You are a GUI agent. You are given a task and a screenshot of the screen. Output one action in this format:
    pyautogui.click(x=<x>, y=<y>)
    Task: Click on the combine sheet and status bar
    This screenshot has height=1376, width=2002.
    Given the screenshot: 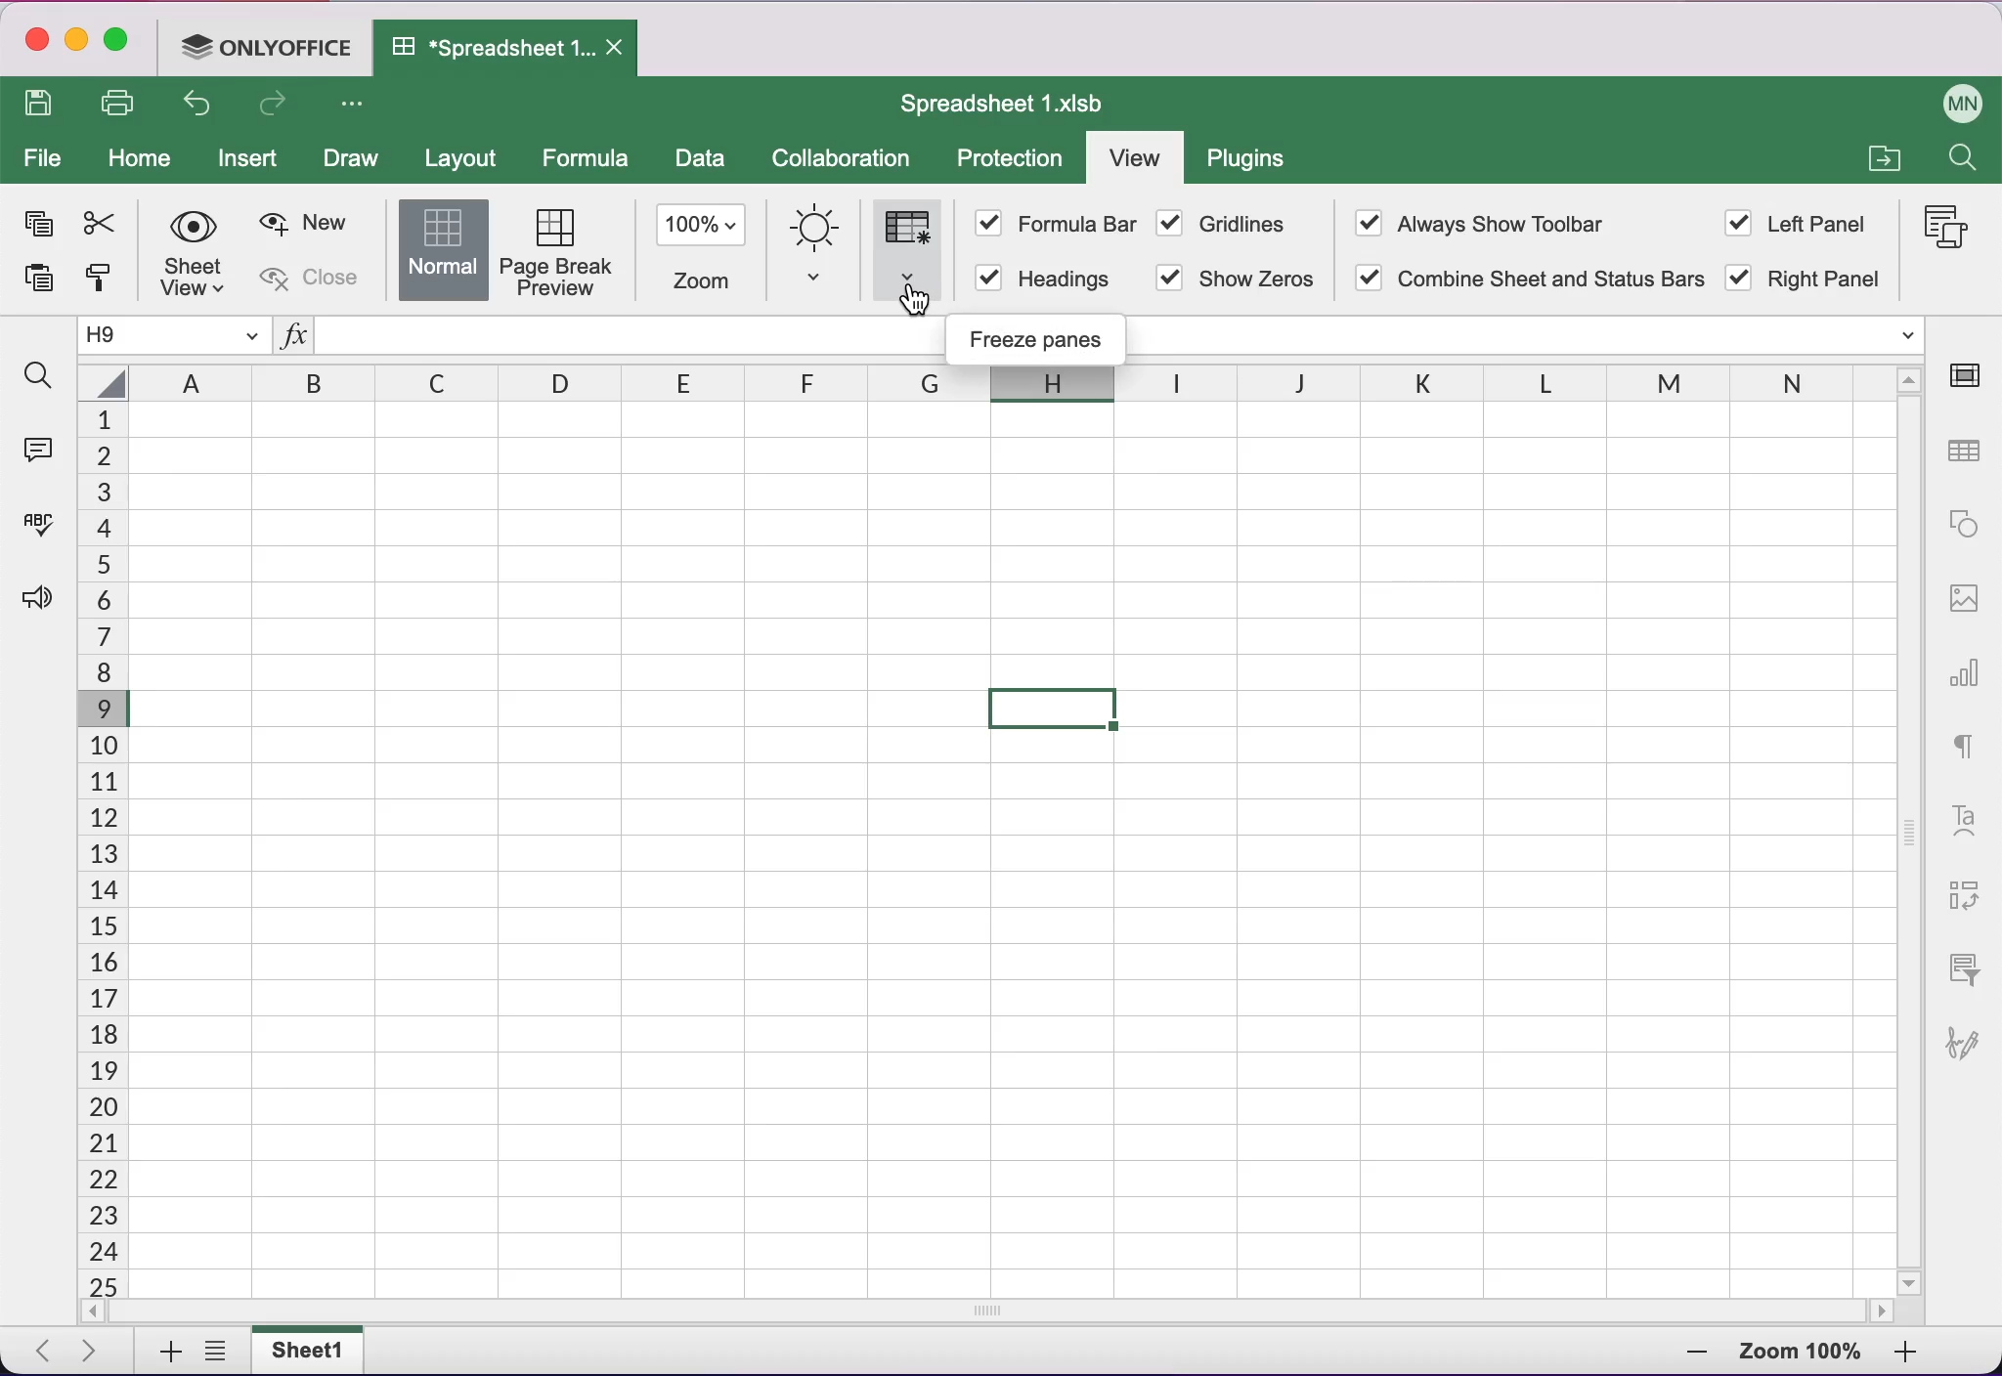 What is the action you would take?
    pyautogui.click(x=1525, y=280)
    